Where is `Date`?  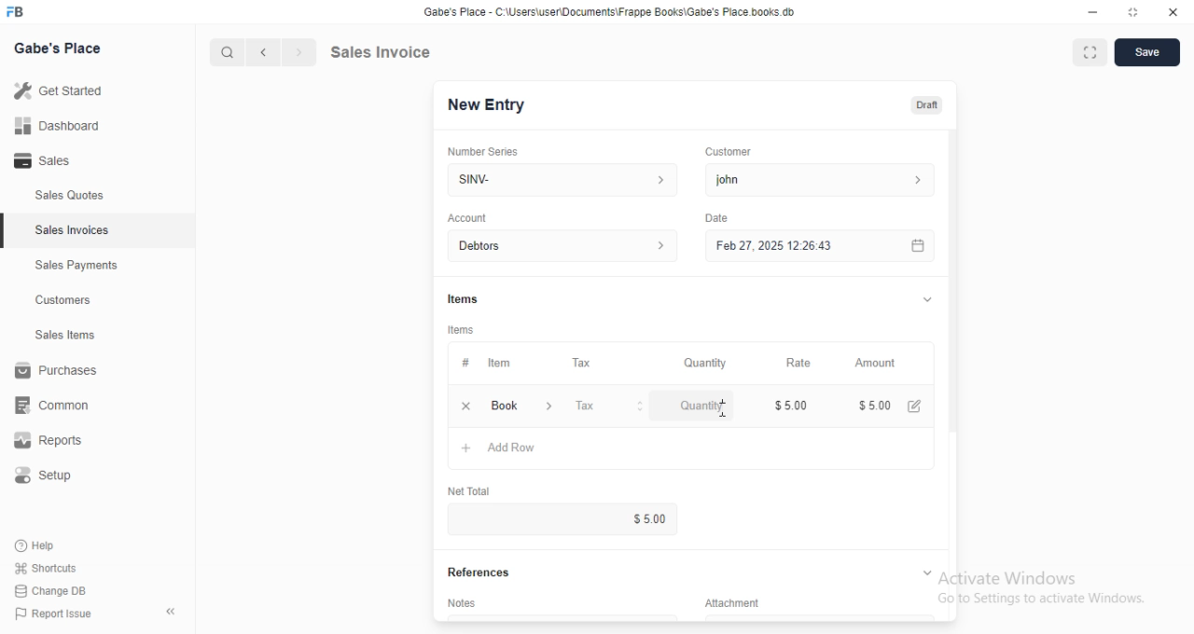
Date is located at coordinates (718, 216).